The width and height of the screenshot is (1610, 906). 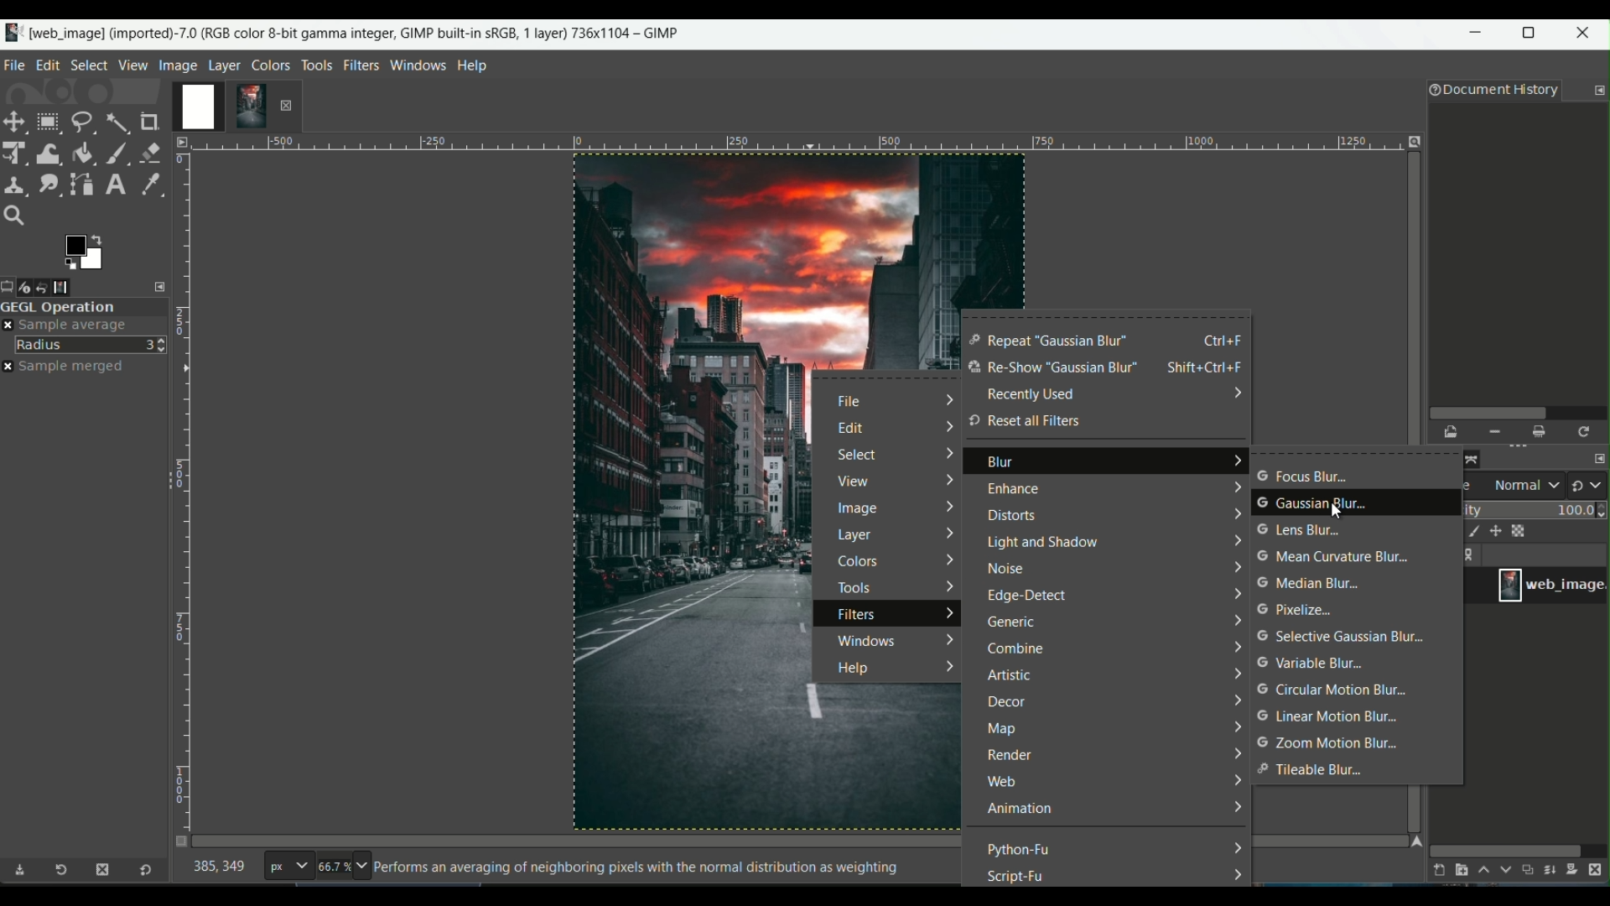 What do you see at coordinates (182, 481) in the screenshot?
I see `length measuring layer` at bounding box center [182, 481].